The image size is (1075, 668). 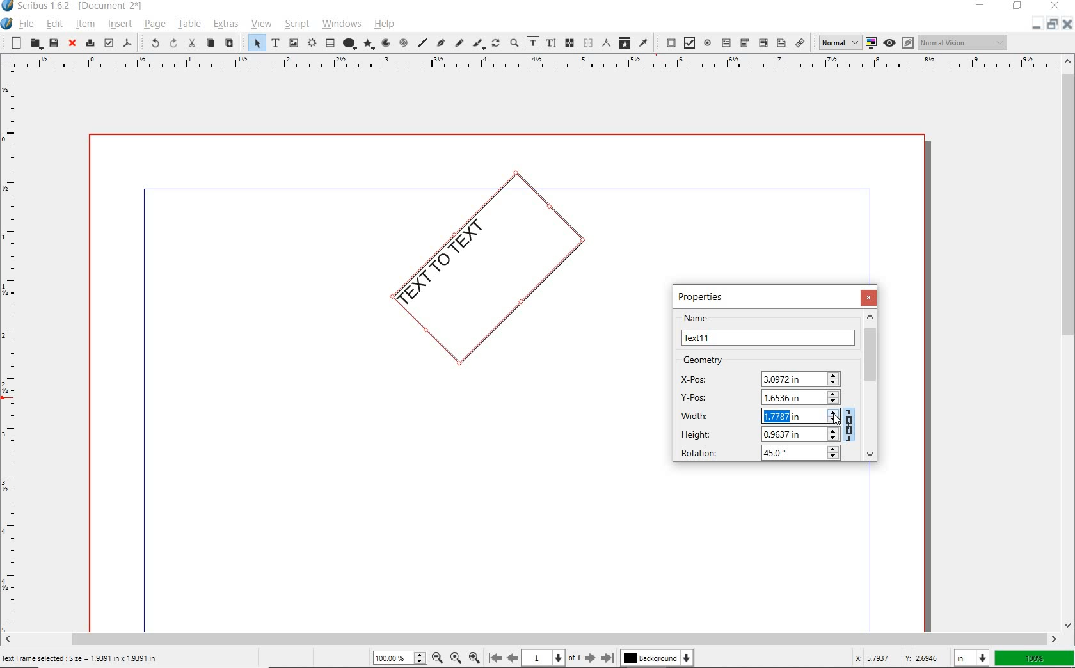 I want to click on table, so click(x=188, y=24).